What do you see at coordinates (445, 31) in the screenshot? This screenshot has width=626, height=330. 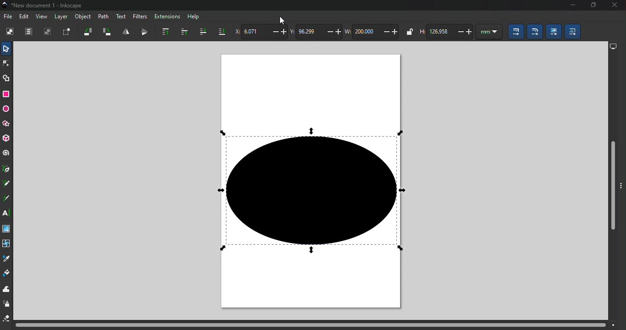 I see `height of selection` at bounding box center [445, 31].